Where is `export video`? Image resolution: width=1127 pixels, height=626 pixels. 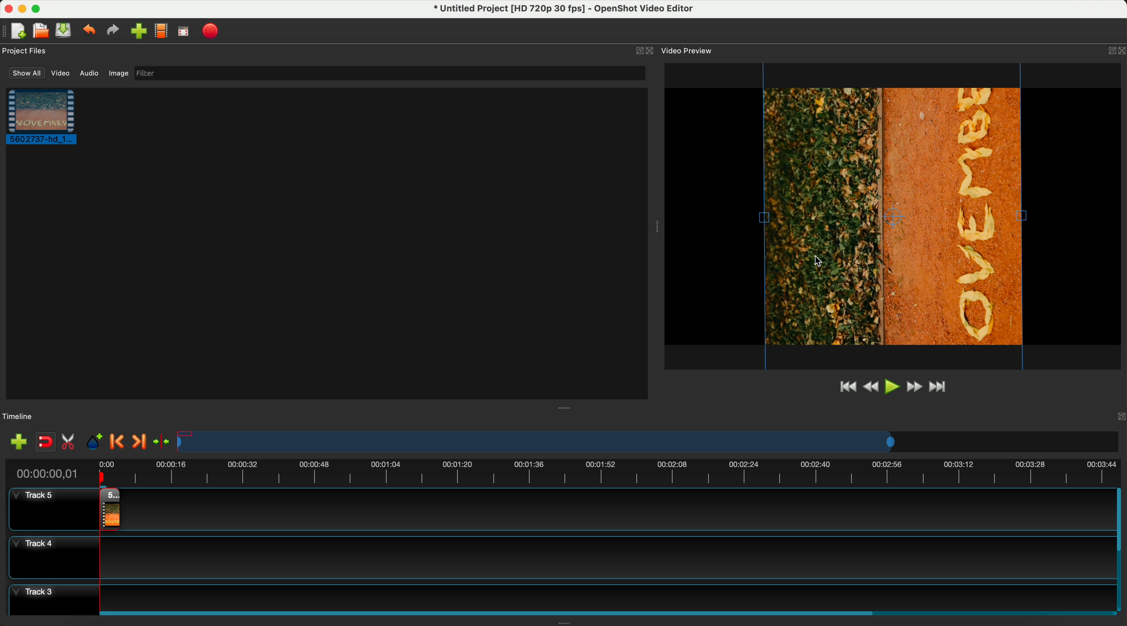 export video is located at coordinates (211, 31).